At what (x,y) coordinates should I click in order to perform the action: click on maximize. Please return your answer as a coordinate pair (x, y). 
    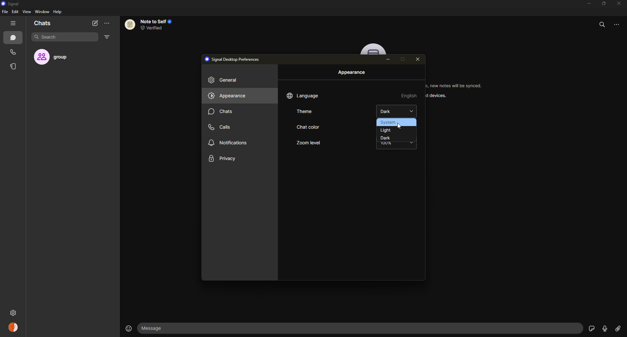
    Looking at the image, I should click on (402, 59).